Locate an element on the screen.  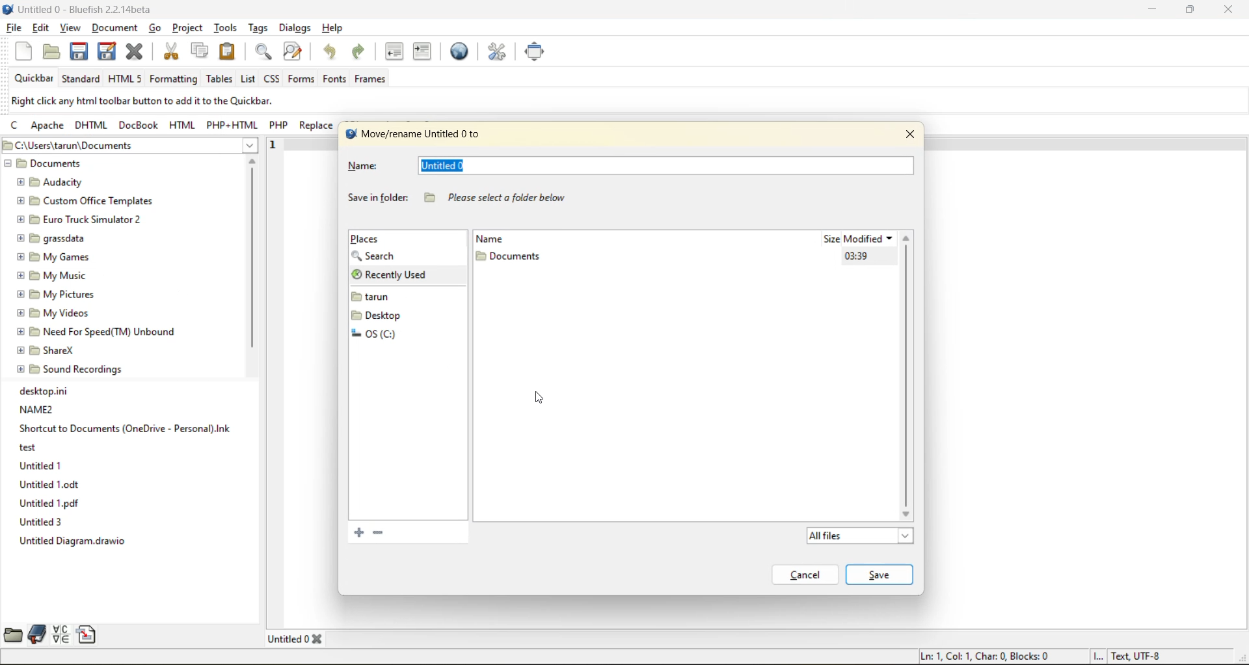
file location is located at coordinates (116, 145).